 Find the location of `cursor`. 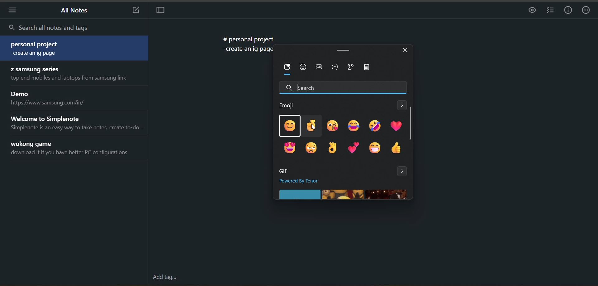

cursor is located at coordinates (312, 128).